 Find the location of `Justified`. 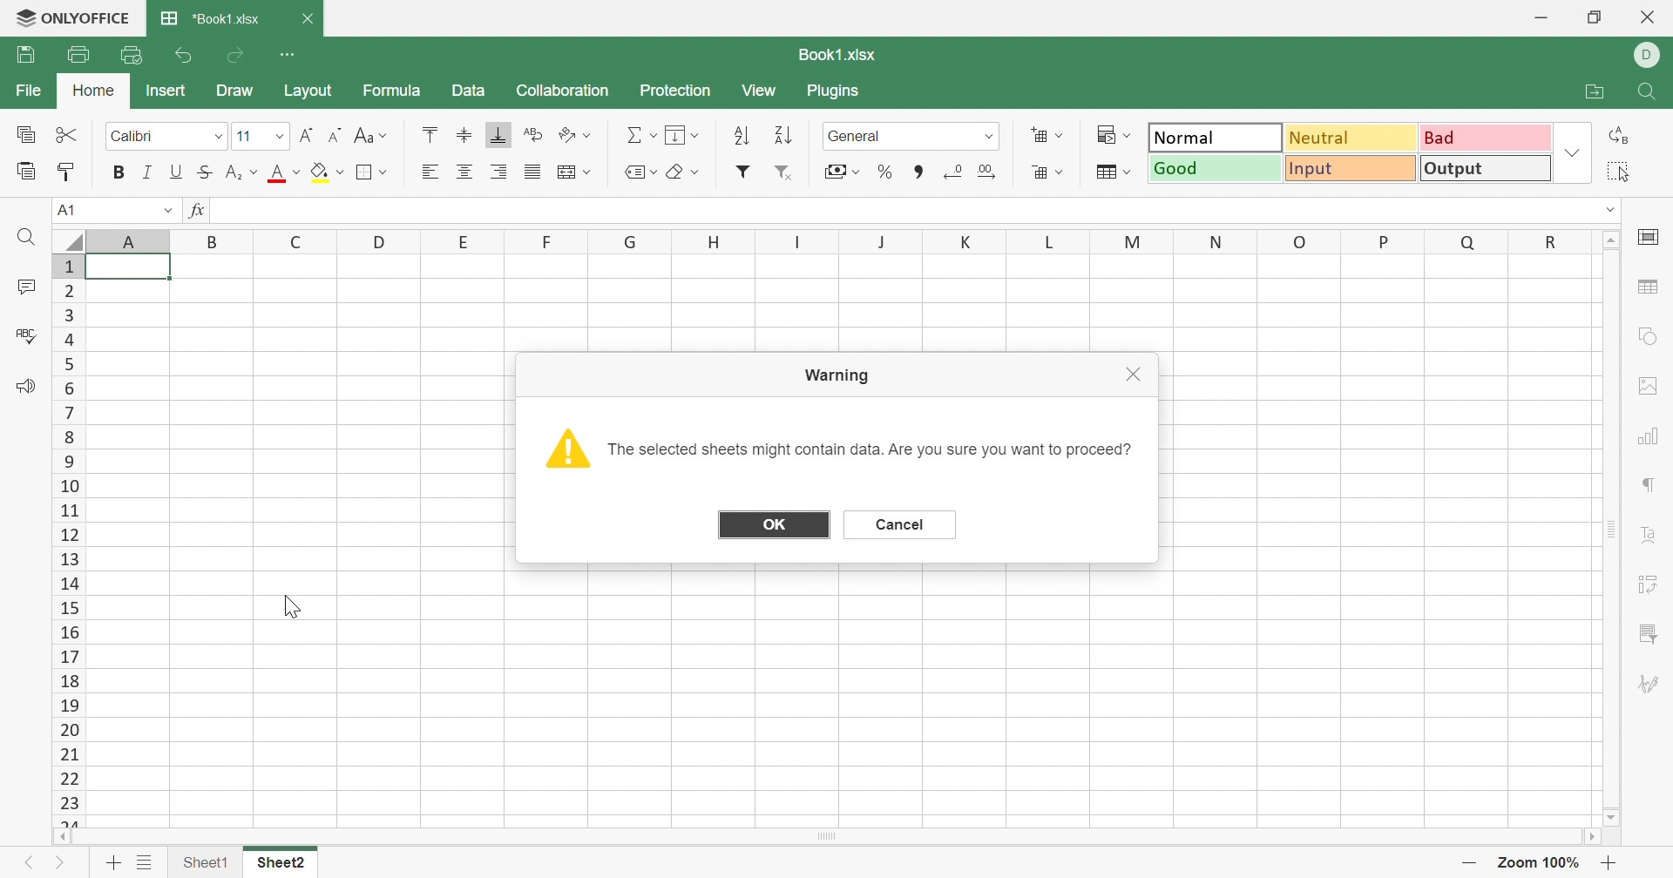

Justified is located at coordinates (532, 173).